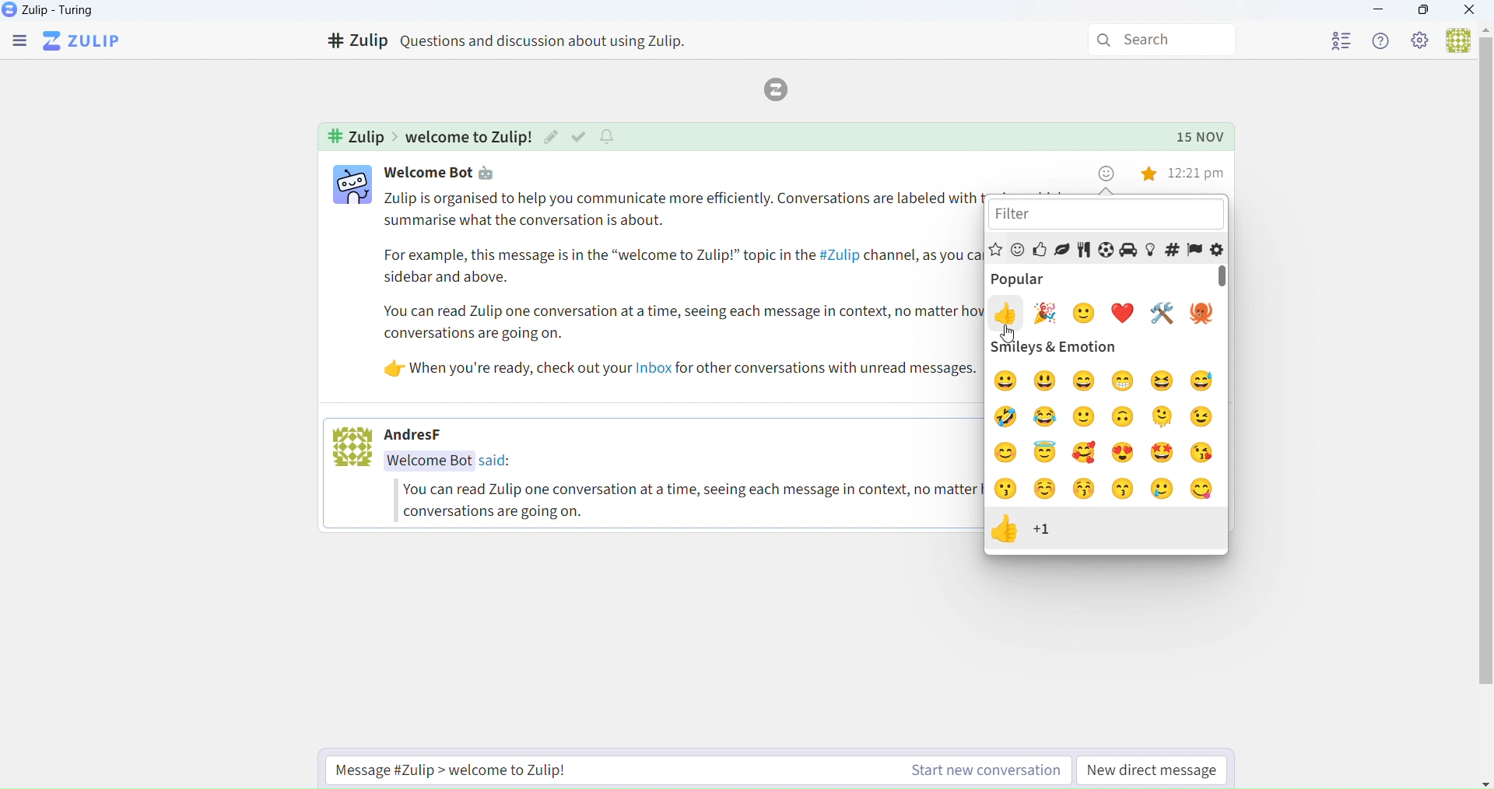 The width and height of the screenshot is (1494, 789). I want to click on thumsup, so click(1008, 314).